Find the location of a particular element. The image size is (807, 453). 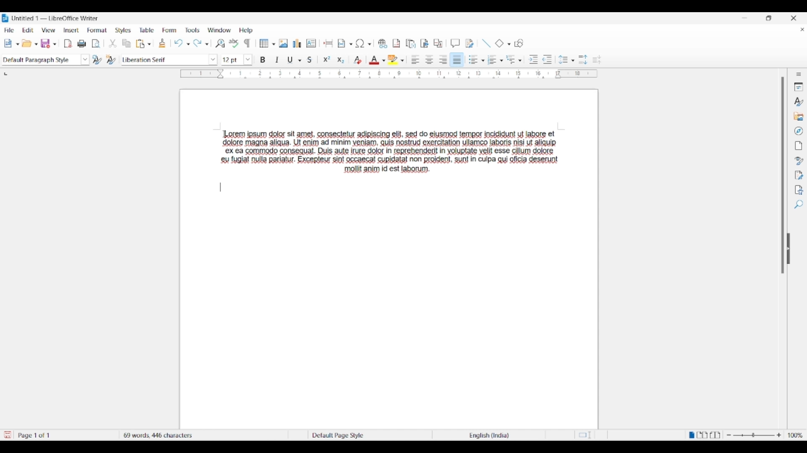

Toggle unordered list options is located at coordinates (481, 60).